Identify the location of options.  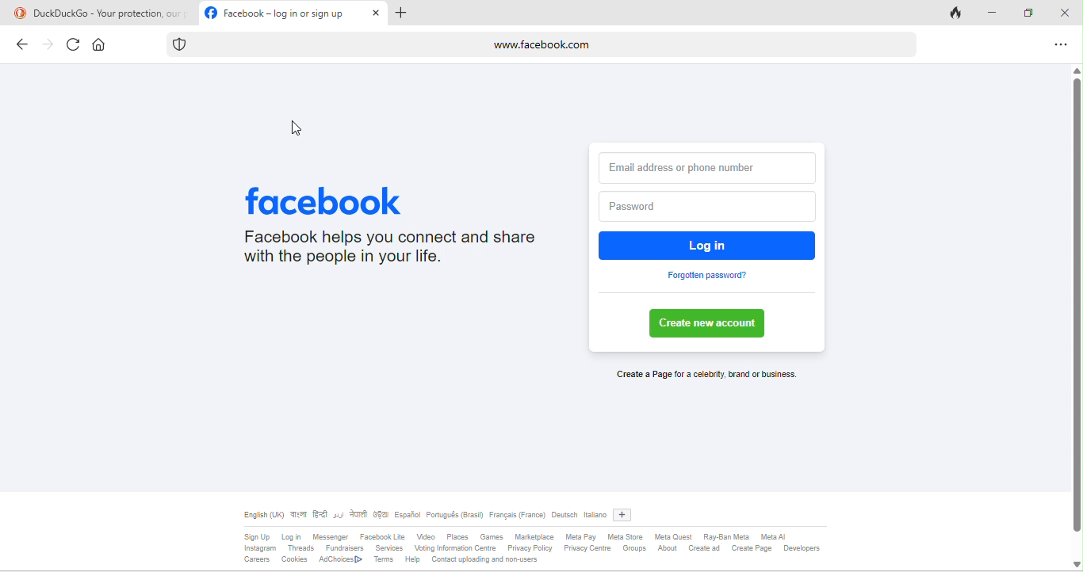
(1058, 46).